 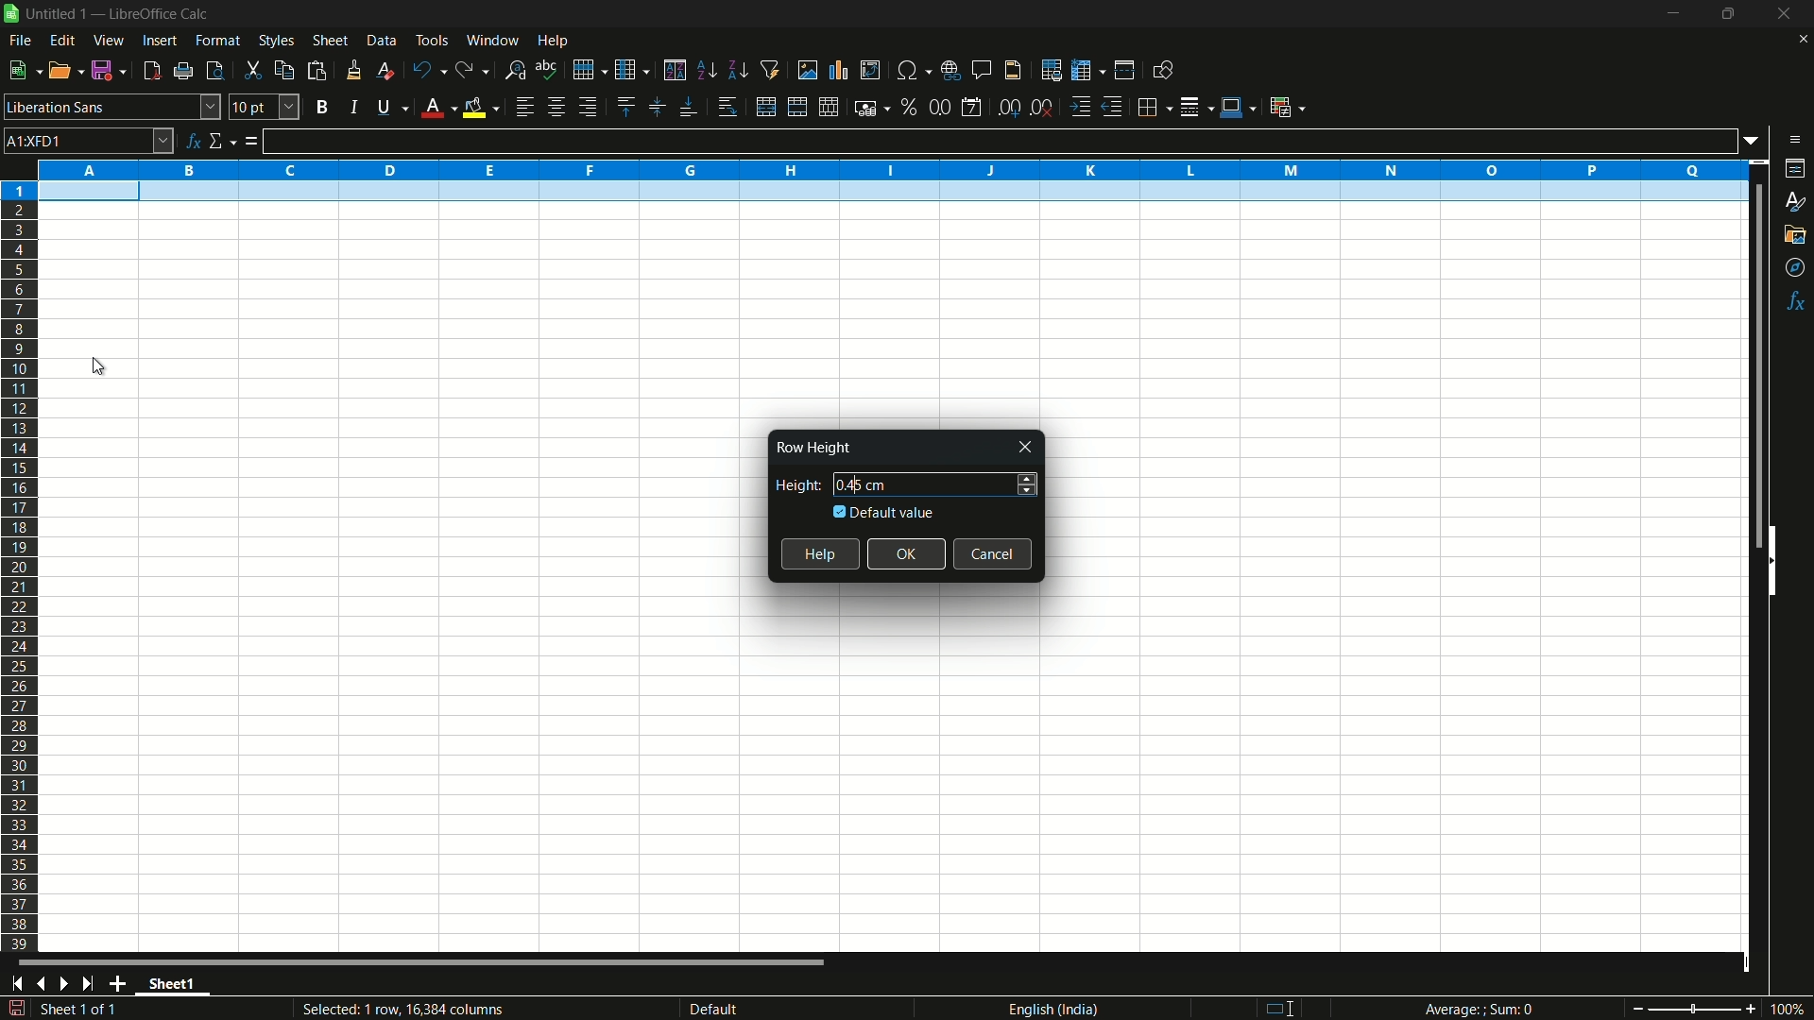 What do you see at coordinates (151, 71) in the screenshot?
I see `export directly as pdf` at bounding box center [151, 71].